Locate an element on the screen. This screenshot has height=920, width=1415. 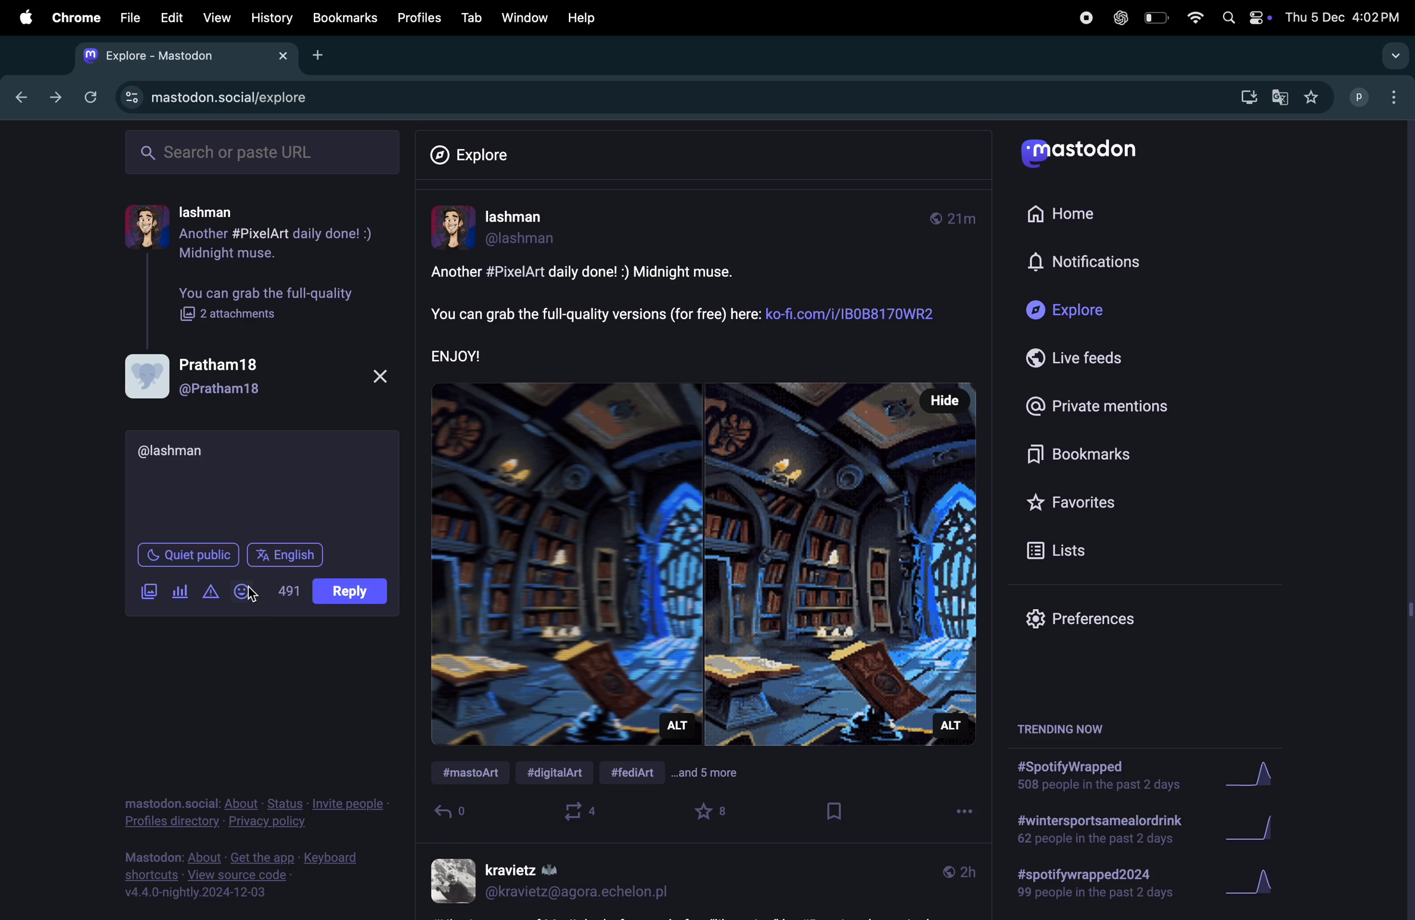
apple menu is located at coordinates (23, 18).